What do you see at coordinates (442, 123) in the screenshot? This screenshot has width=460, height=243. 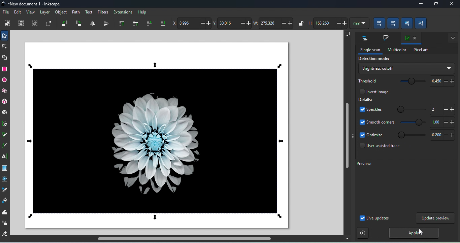 I see `Smooth corners` at bounding box center [442, 123].